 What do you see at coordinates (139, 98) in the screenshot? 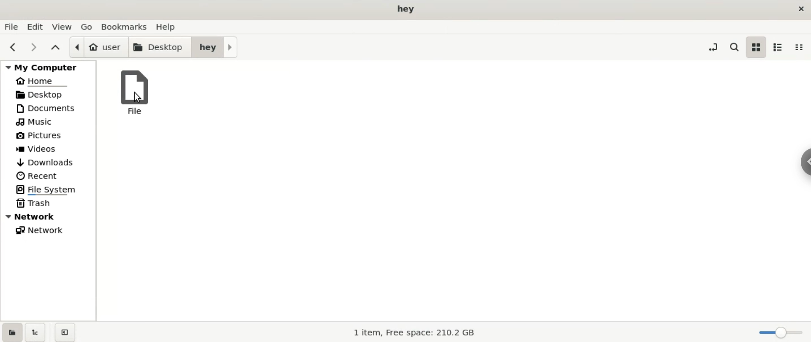
I see `cursor` at bounding box center [139, 98].